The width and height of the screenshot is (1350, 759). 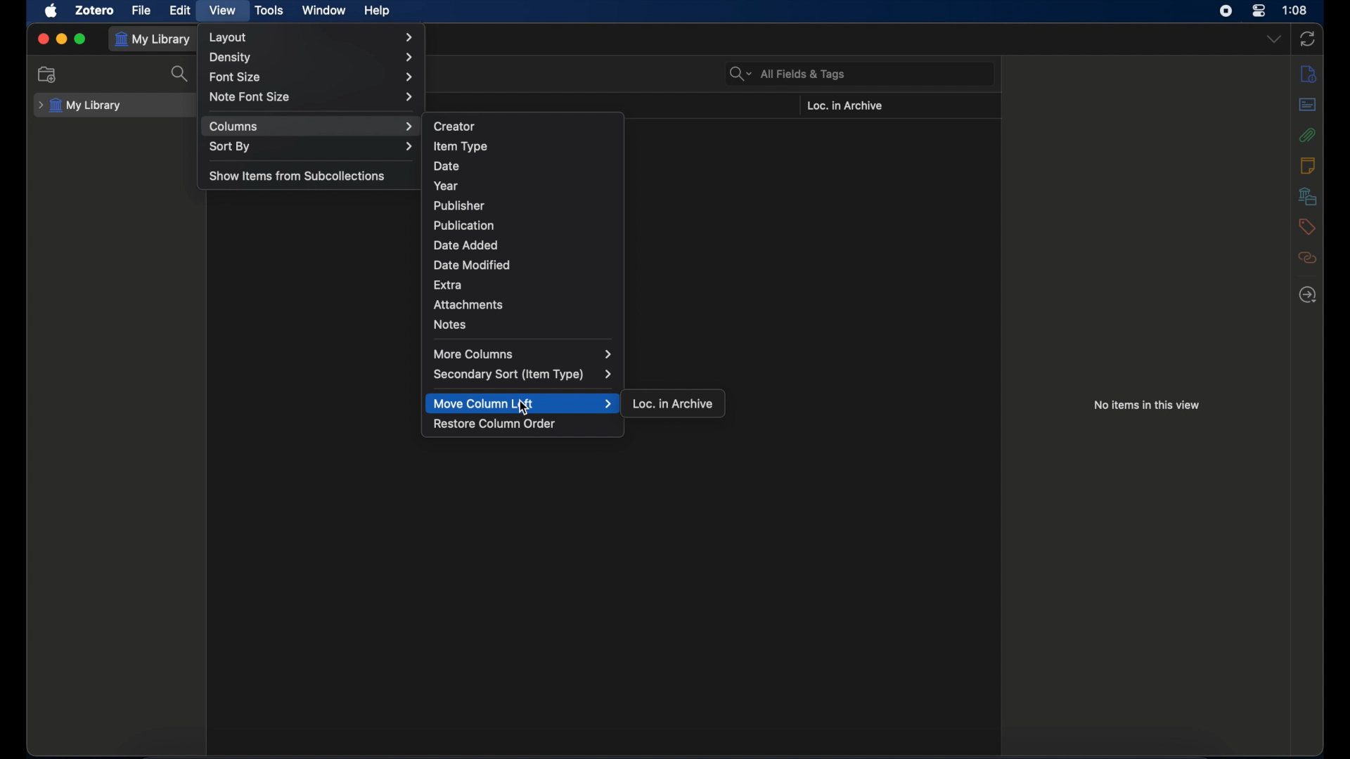 What do you see at coordinates (1227, 11) in the screenshot?
I see `screen recorder` at bounding box center [1227, 11].